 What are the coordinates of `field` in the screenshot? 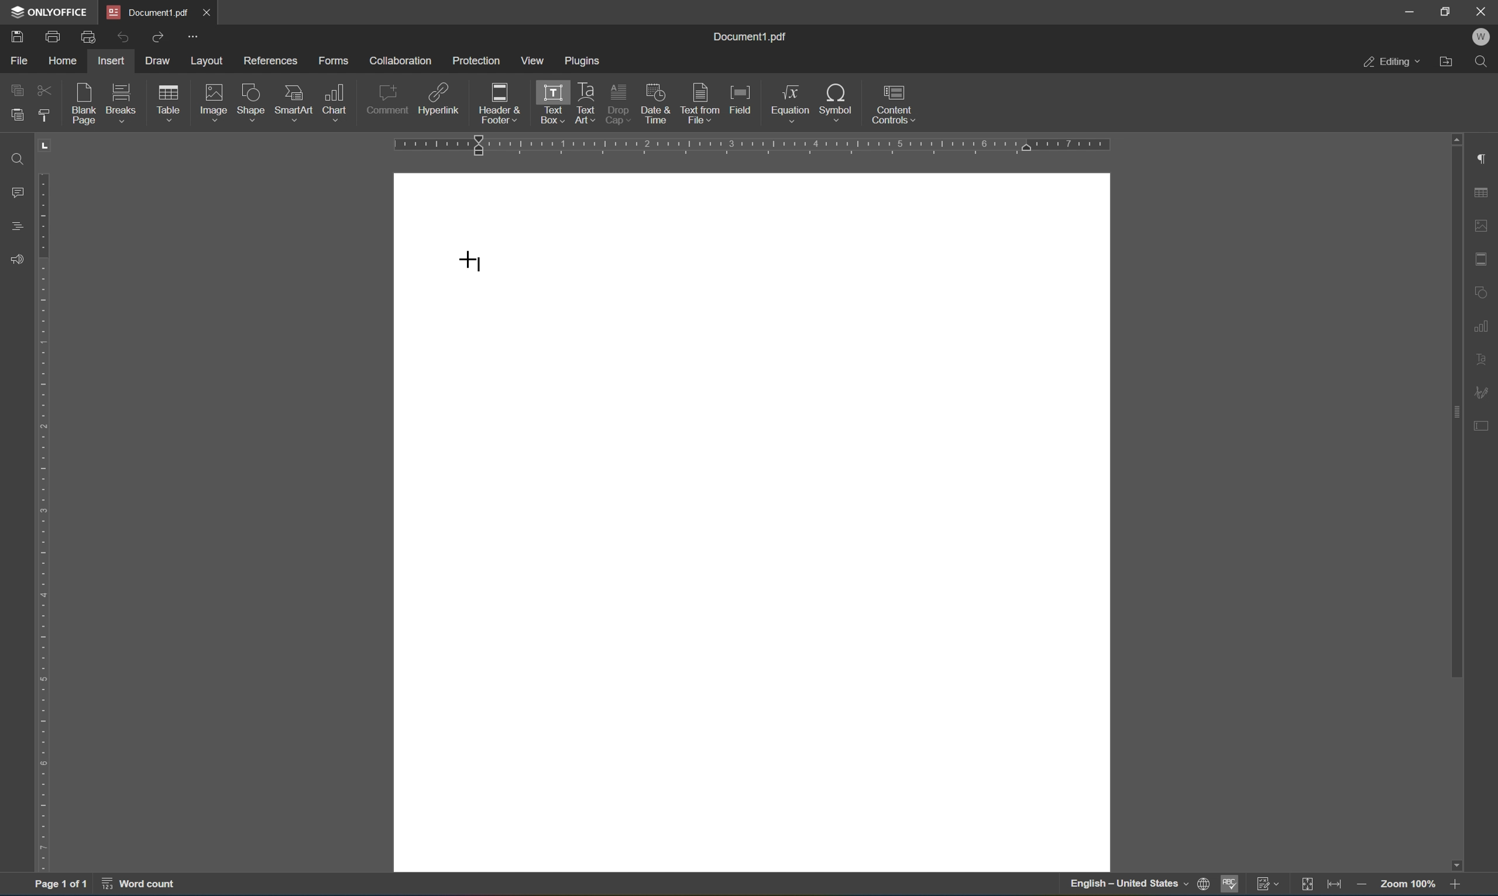 It's located at (741, 100).